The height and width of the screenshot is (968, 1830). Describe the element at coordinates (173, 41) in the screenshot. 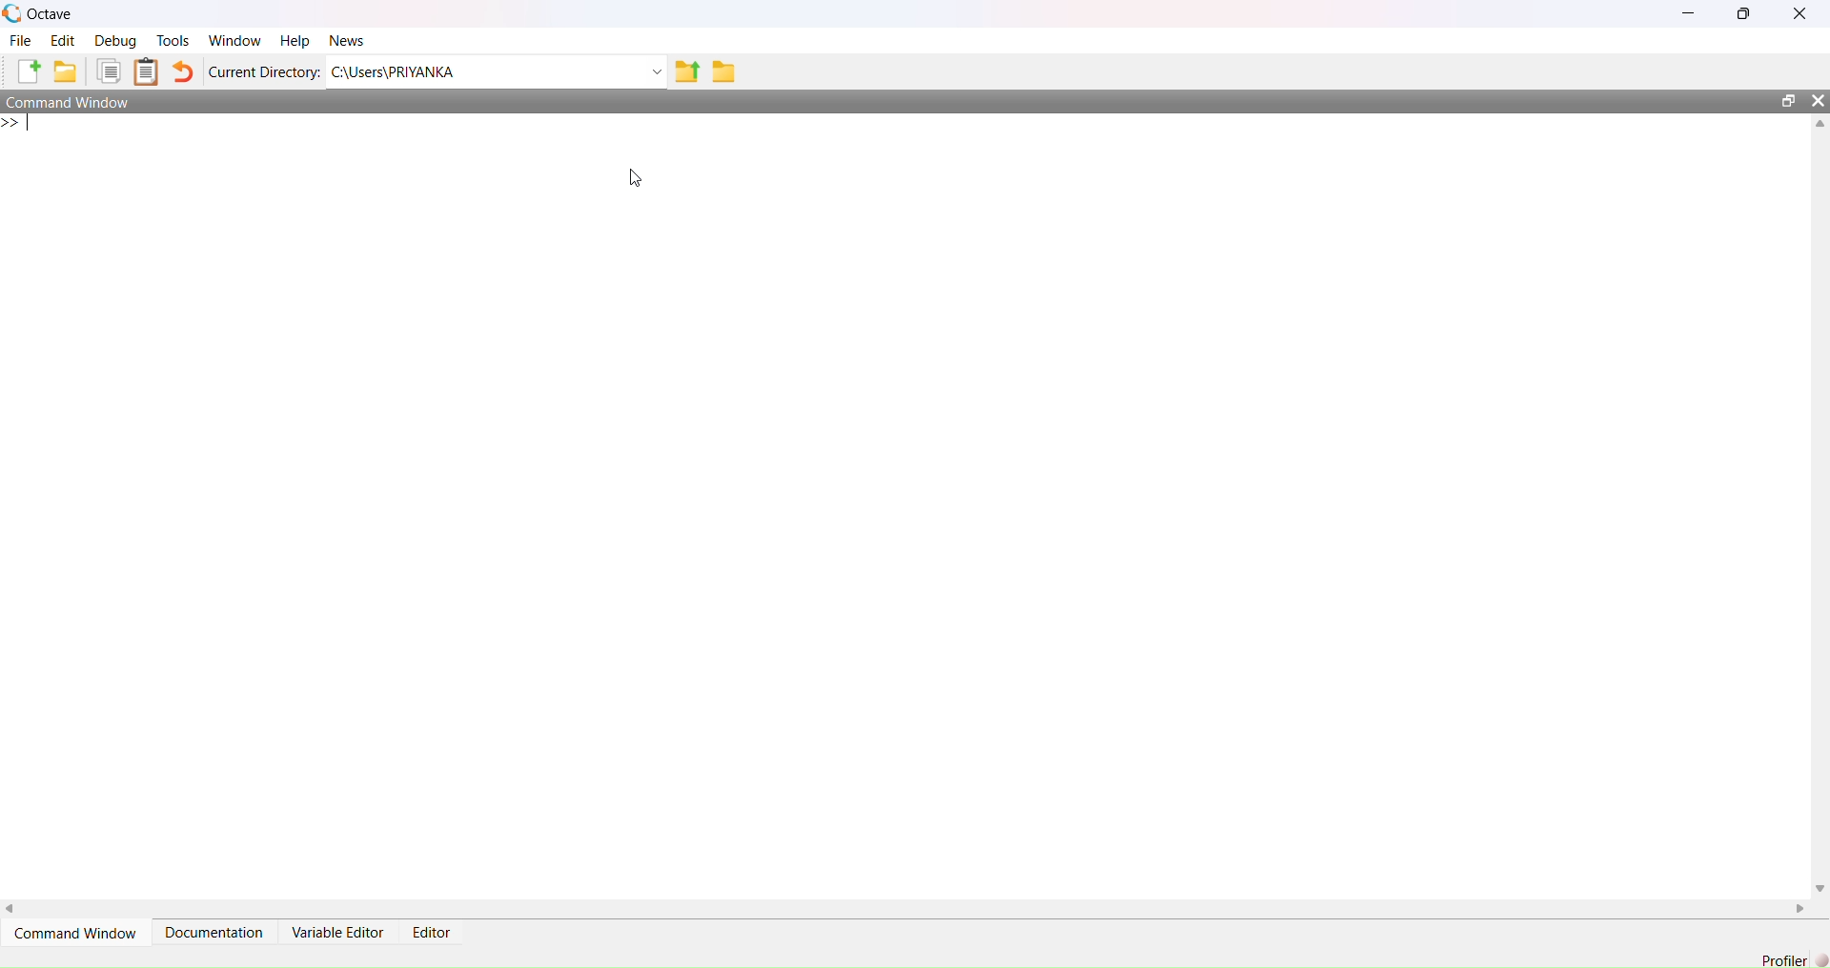

I see `Tools` at that location.